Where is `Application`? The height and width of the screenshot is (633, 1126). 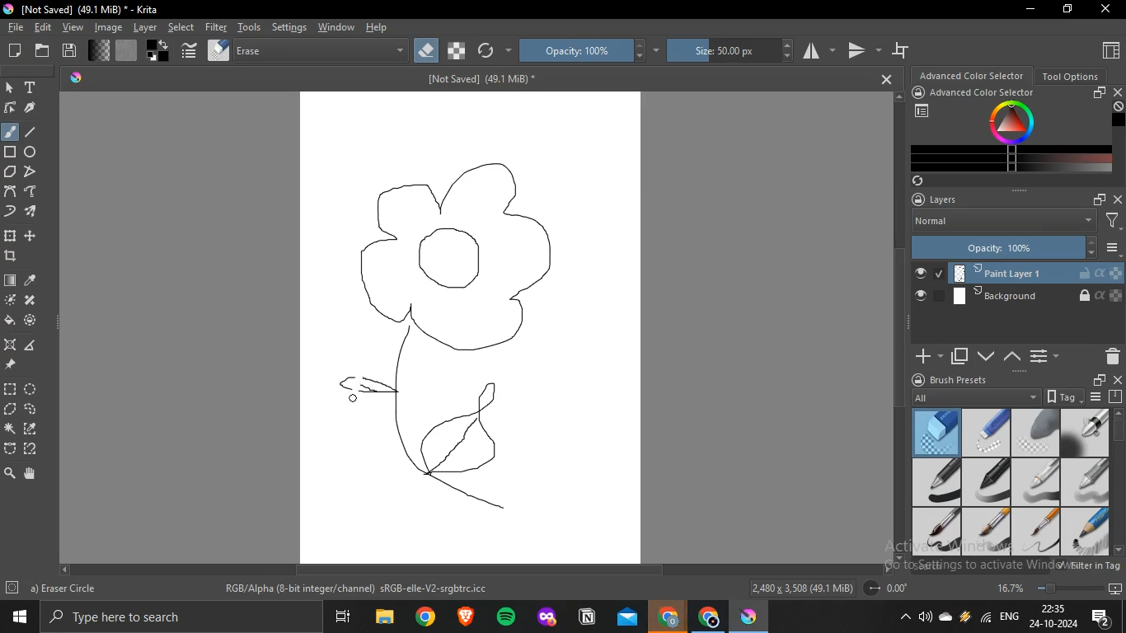
Application is located at coordinates (668, 615).